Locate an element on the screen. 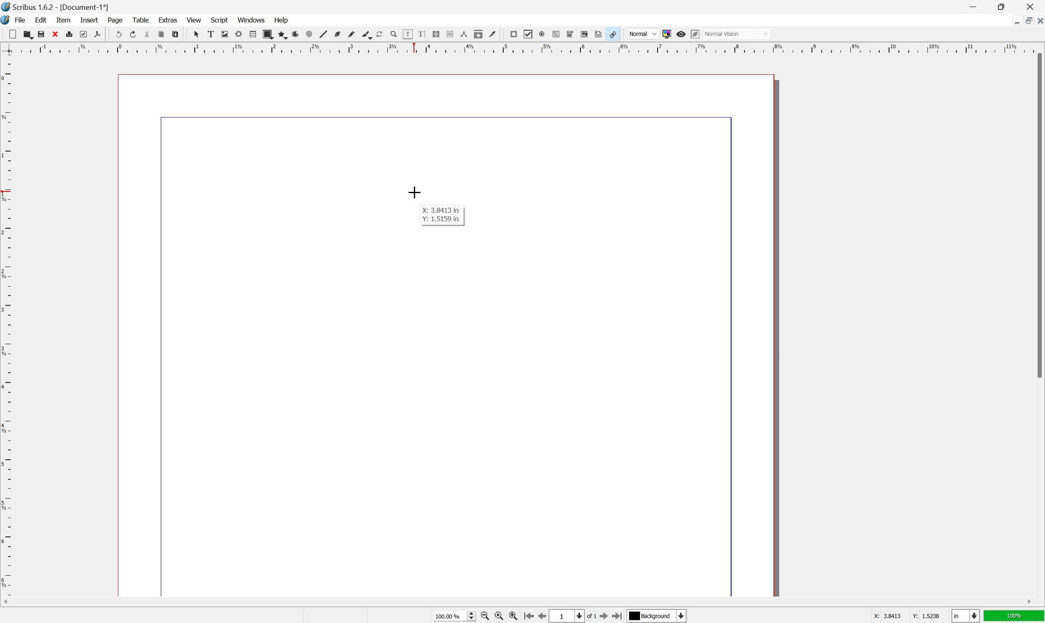 This screenshot has height=623, width=1045. close is located at coordinates (55, 34).